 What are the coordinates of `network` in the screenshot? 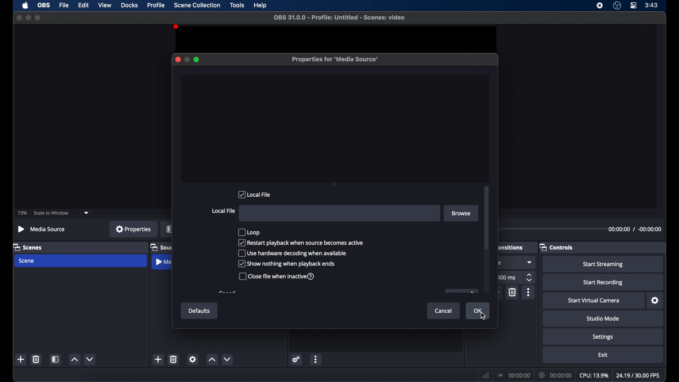 It's located at (486, 376).